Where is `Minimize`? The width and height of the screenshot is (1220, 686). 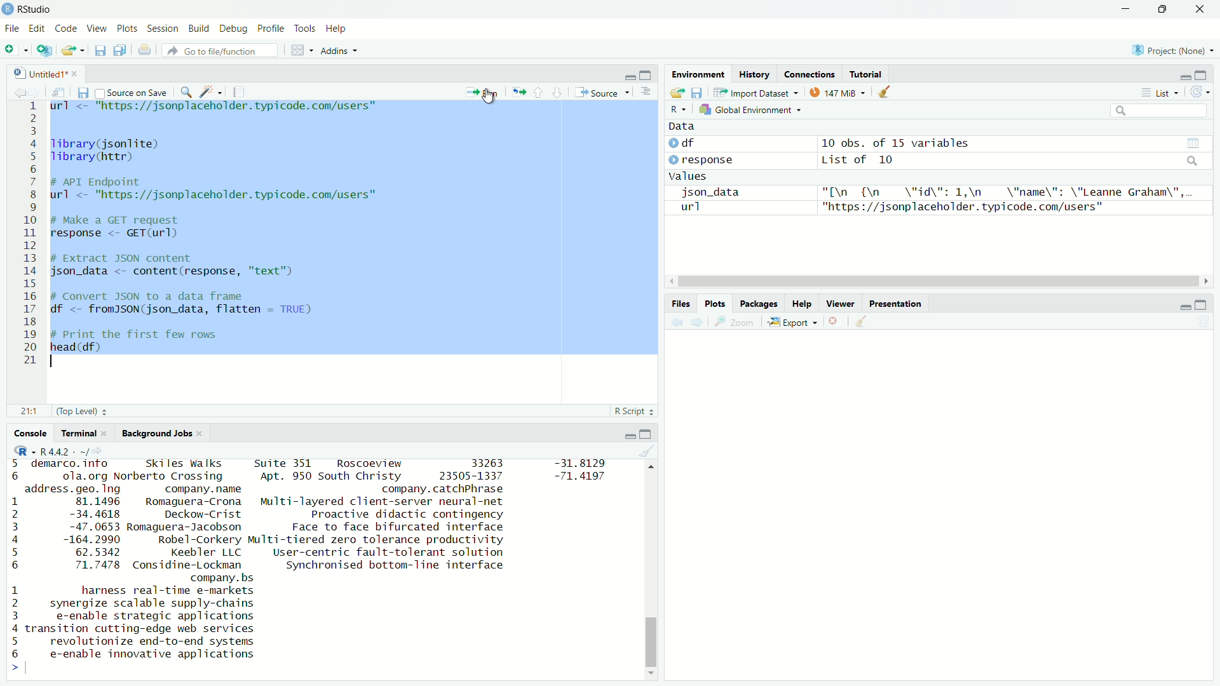 Minimize is located at coordinates (1183, 307).